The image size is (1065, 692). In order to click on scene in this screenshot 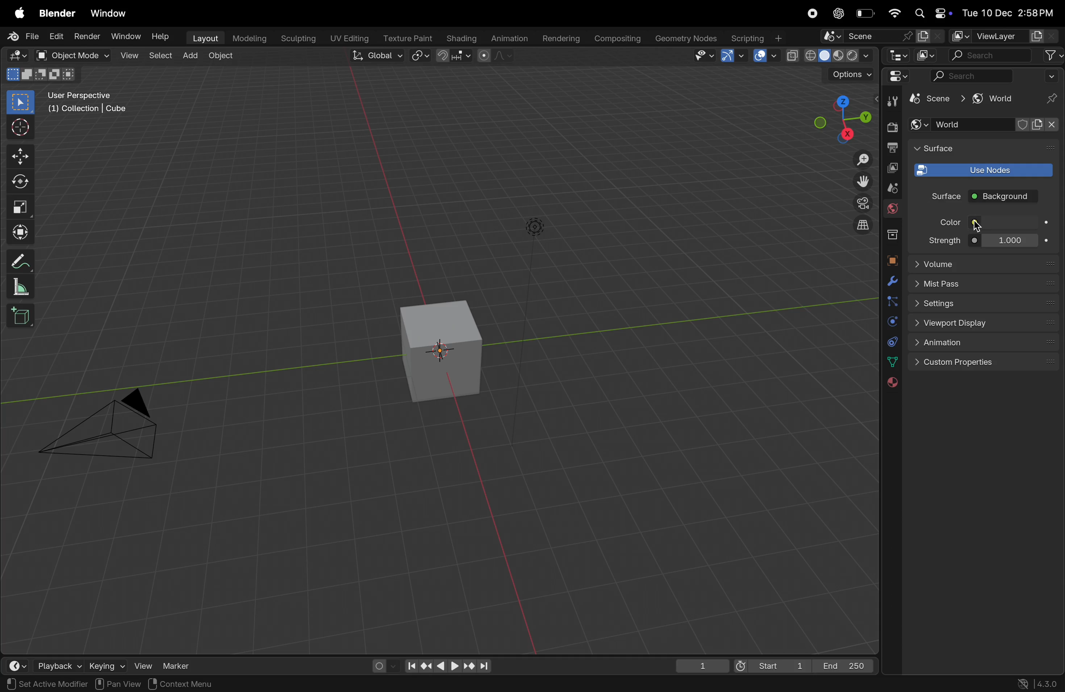, I will do `click(891, 189)`.